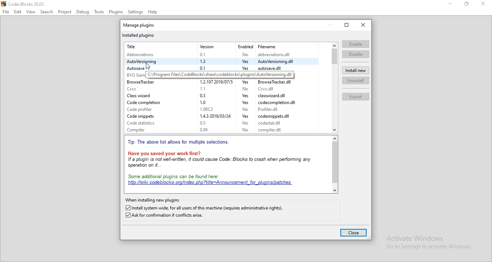  I want to click on Scroll down, so click(335, 130).